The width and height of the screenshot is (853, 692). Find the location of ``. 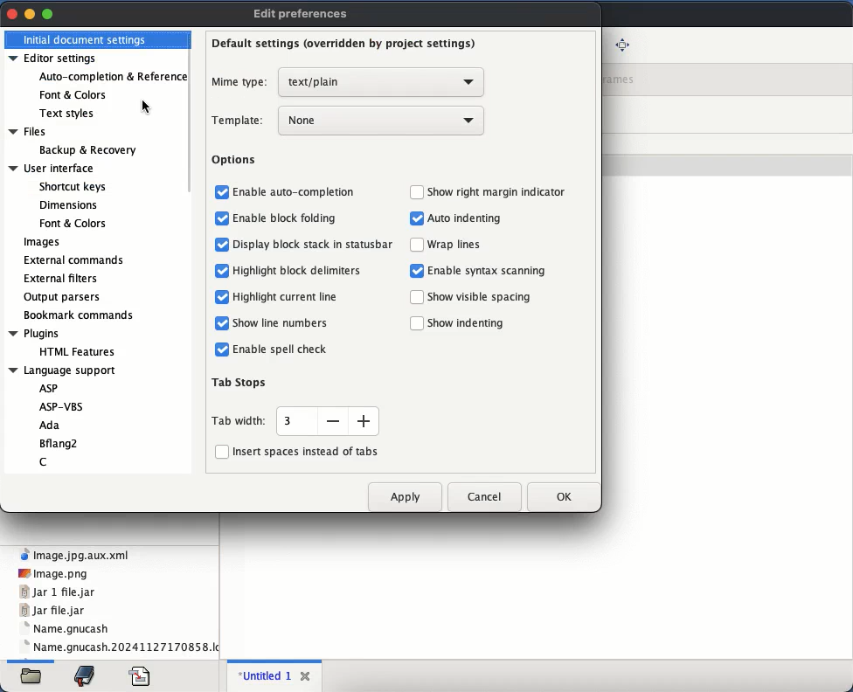

 is located at coordinates (414, 220).